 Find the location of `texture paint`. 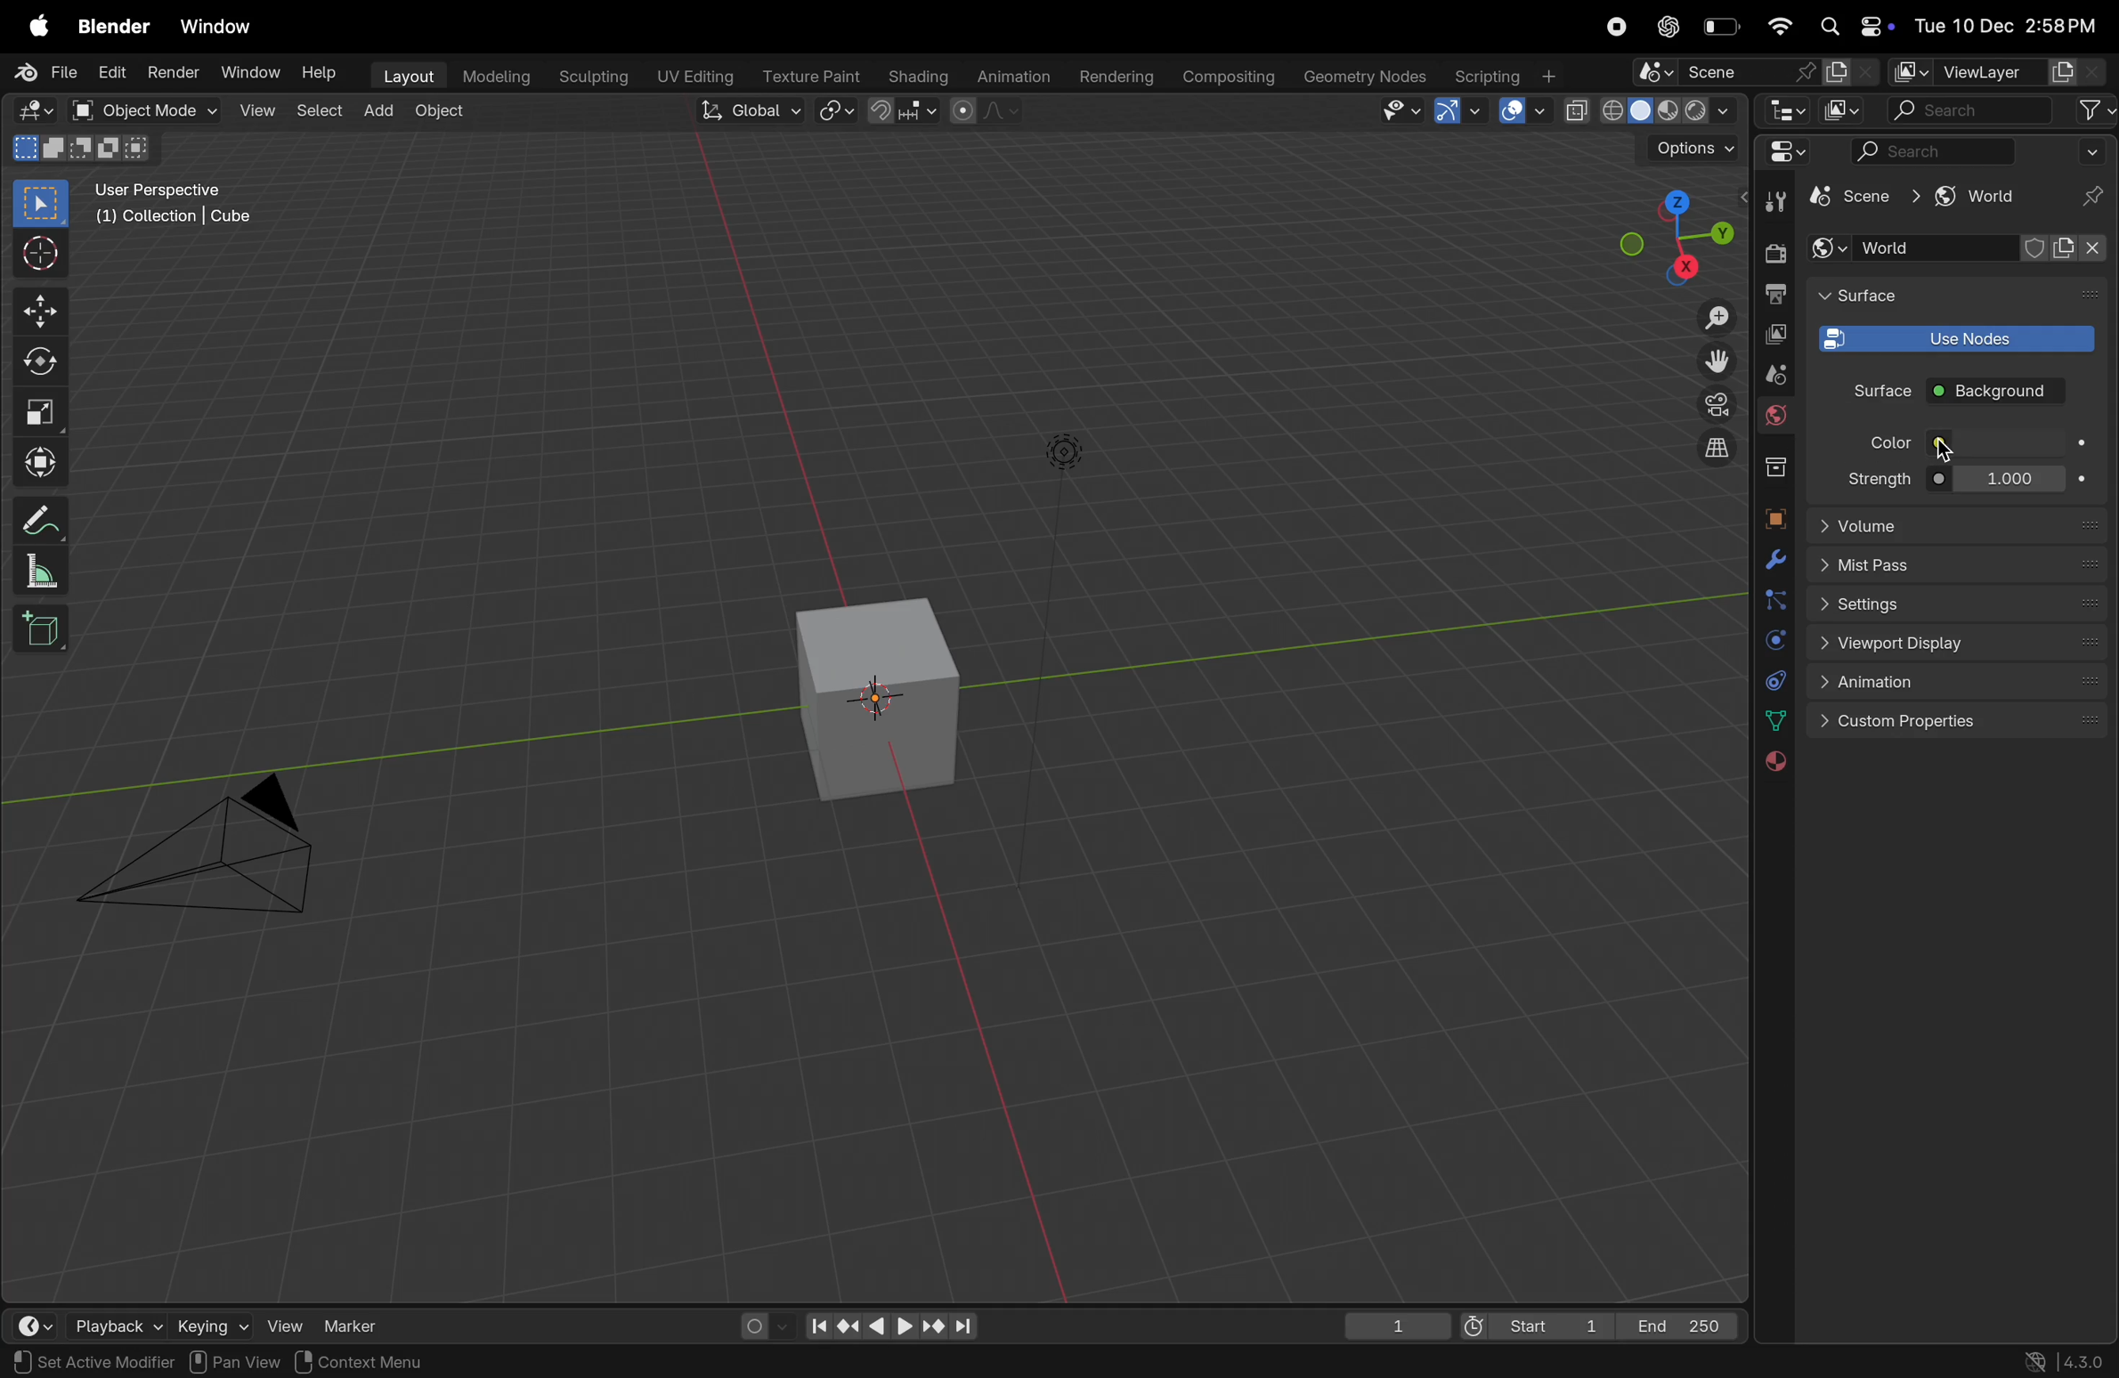

texture paint is located at coordinates (806, 77).